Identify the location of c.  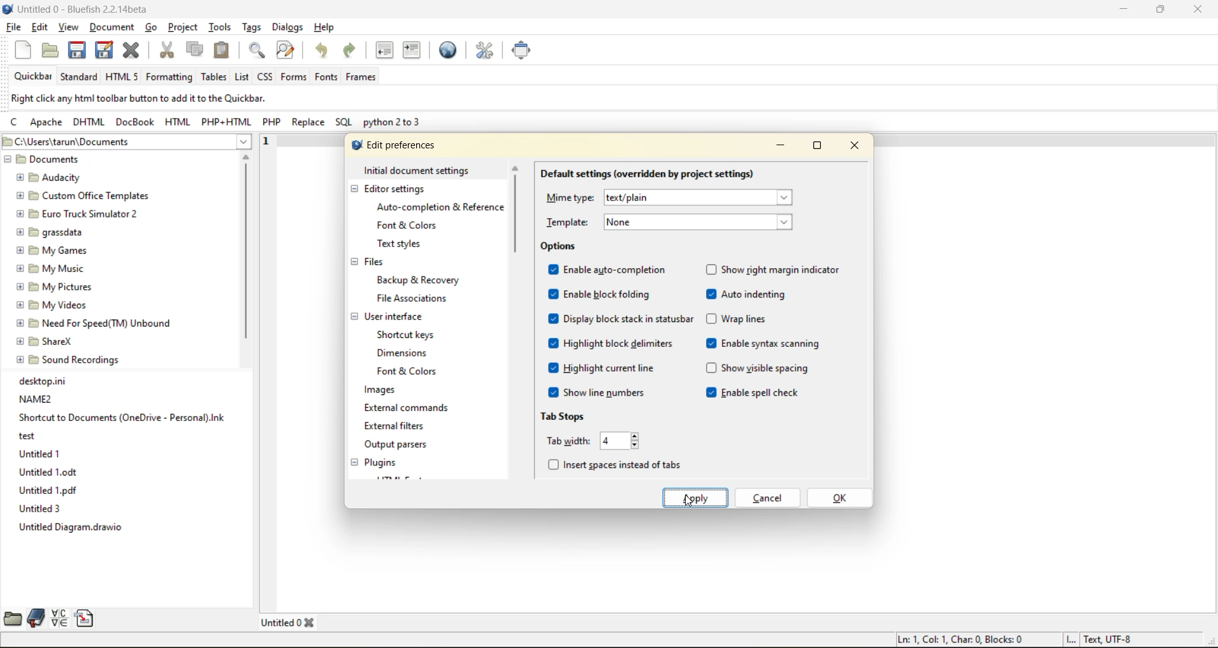
(18, 124).